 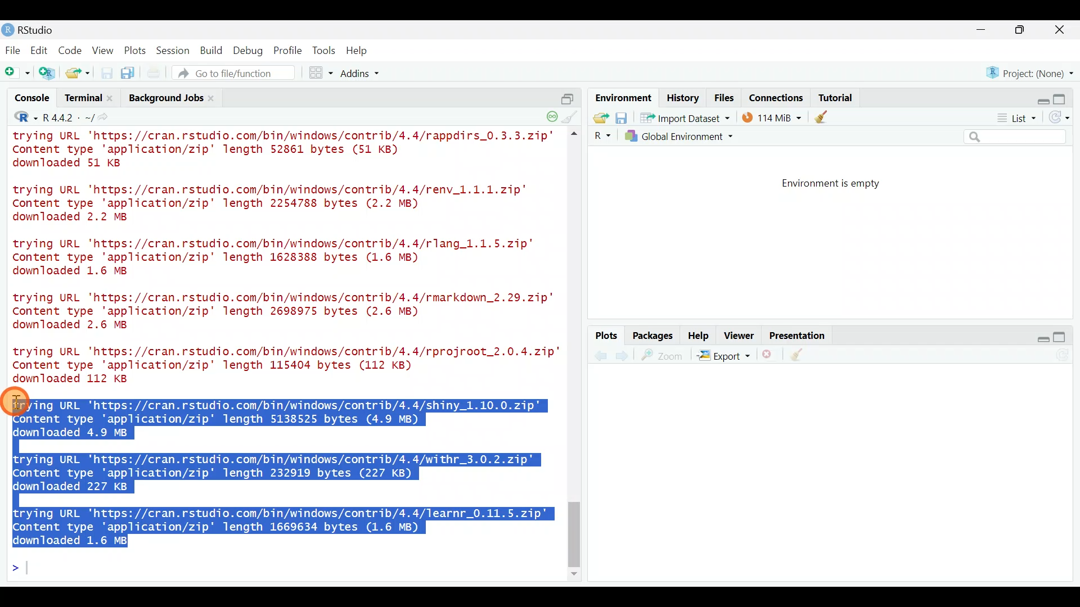 I want to click on Connections, so click(x=777, y=97).